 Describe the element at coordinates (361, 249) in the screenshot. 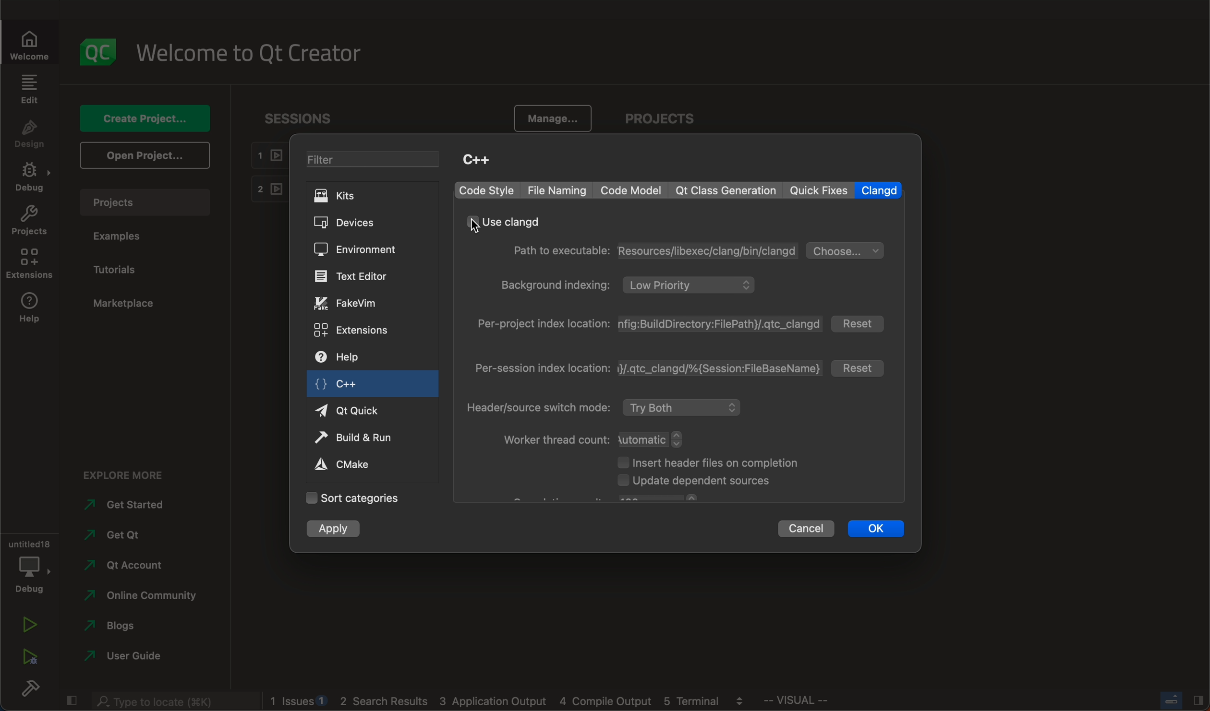

I see `environment` at that location.